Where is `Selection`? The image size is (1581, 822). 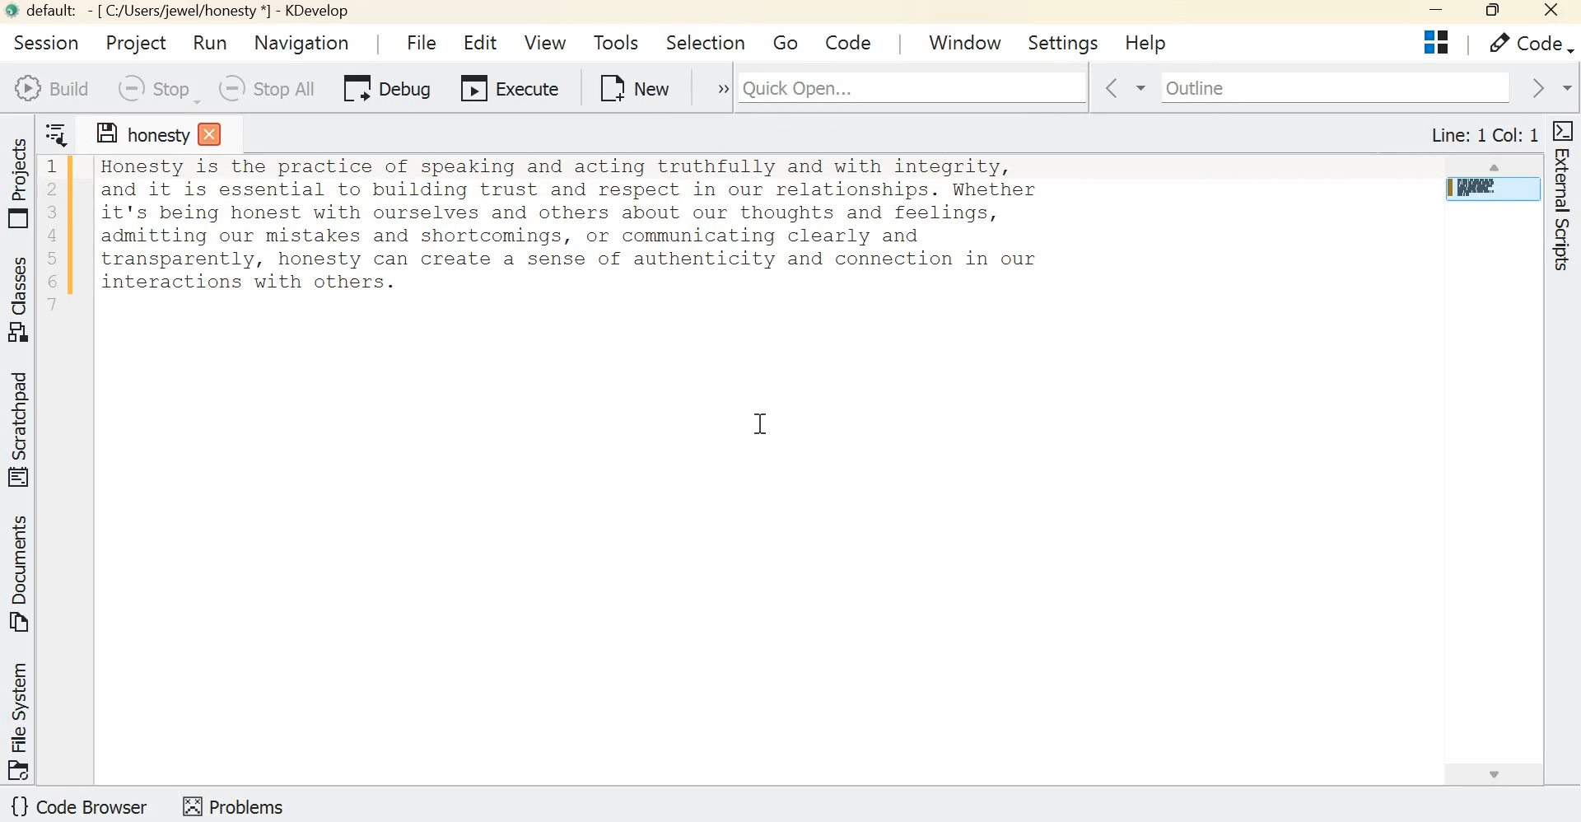 Selection is located at coordinates (708, 43).